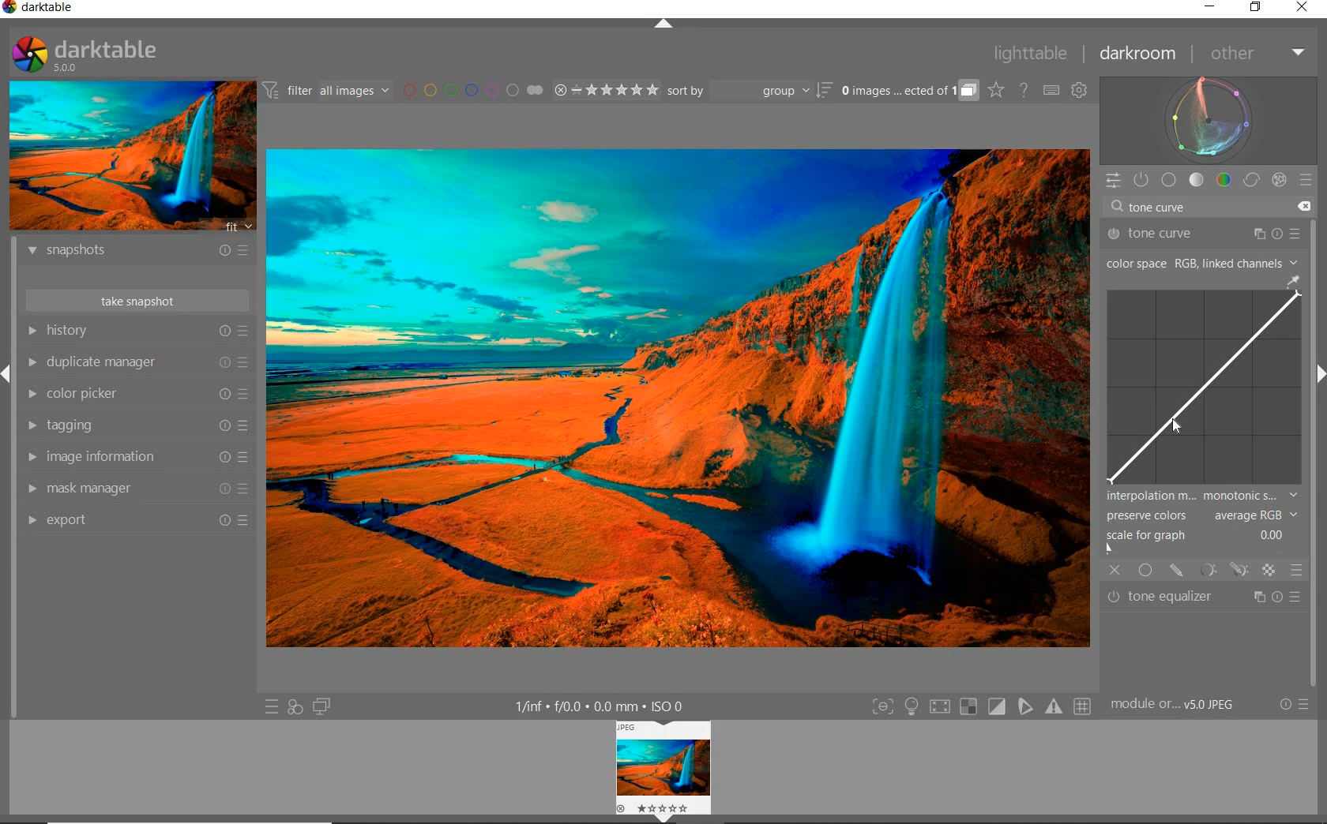 The width and height of the screenshot is (1327, 824). I want to click on export, so click(139, 522).